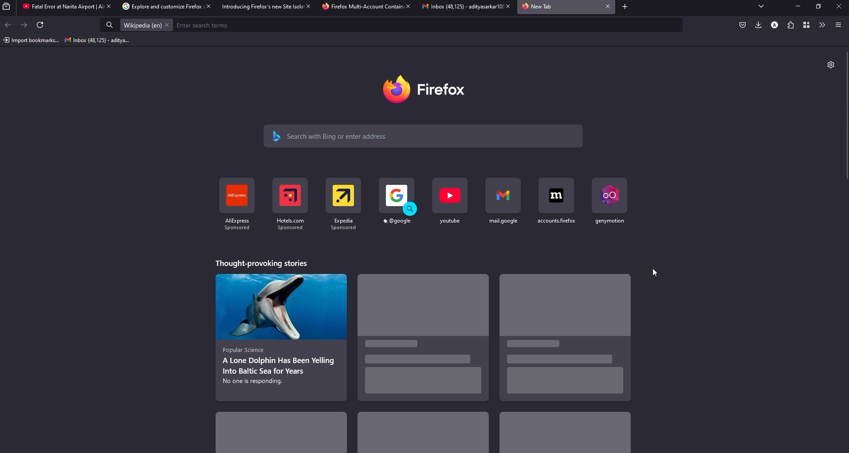 Image resolution: width=849 pixels, height=453 pixels. What do you see at coordinates (9, 25) in the screenshot?
I see `back` at bounding box center [9, 25].